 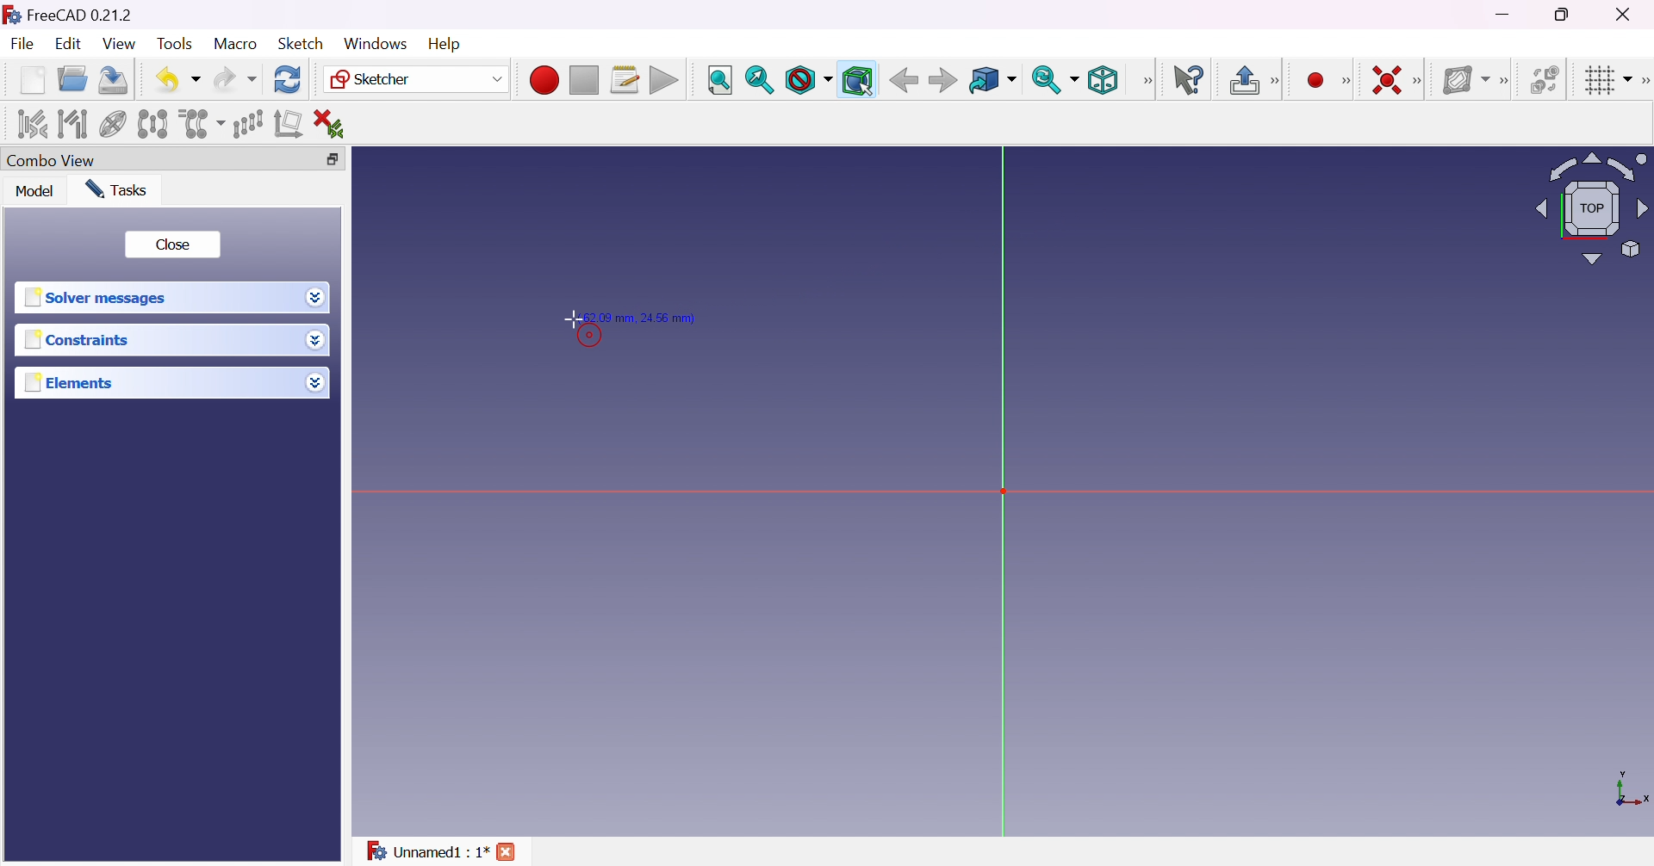 I want to click on Sketch, so click(x=300, y=43).